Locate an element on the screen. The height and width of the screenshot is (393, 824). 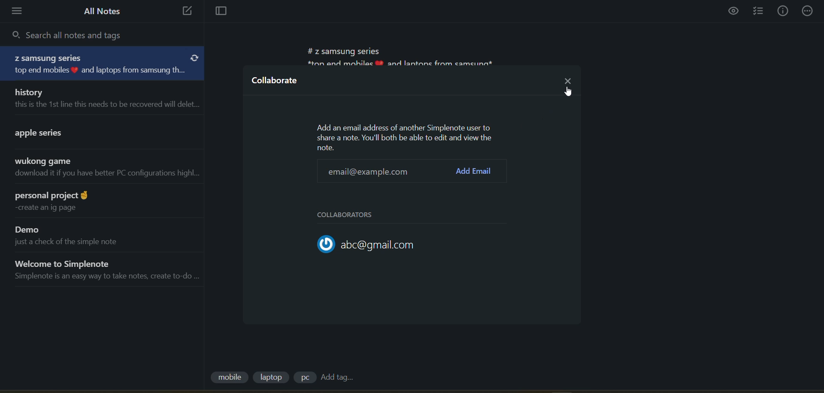
note title and preview is located at coordinates (95, 131).